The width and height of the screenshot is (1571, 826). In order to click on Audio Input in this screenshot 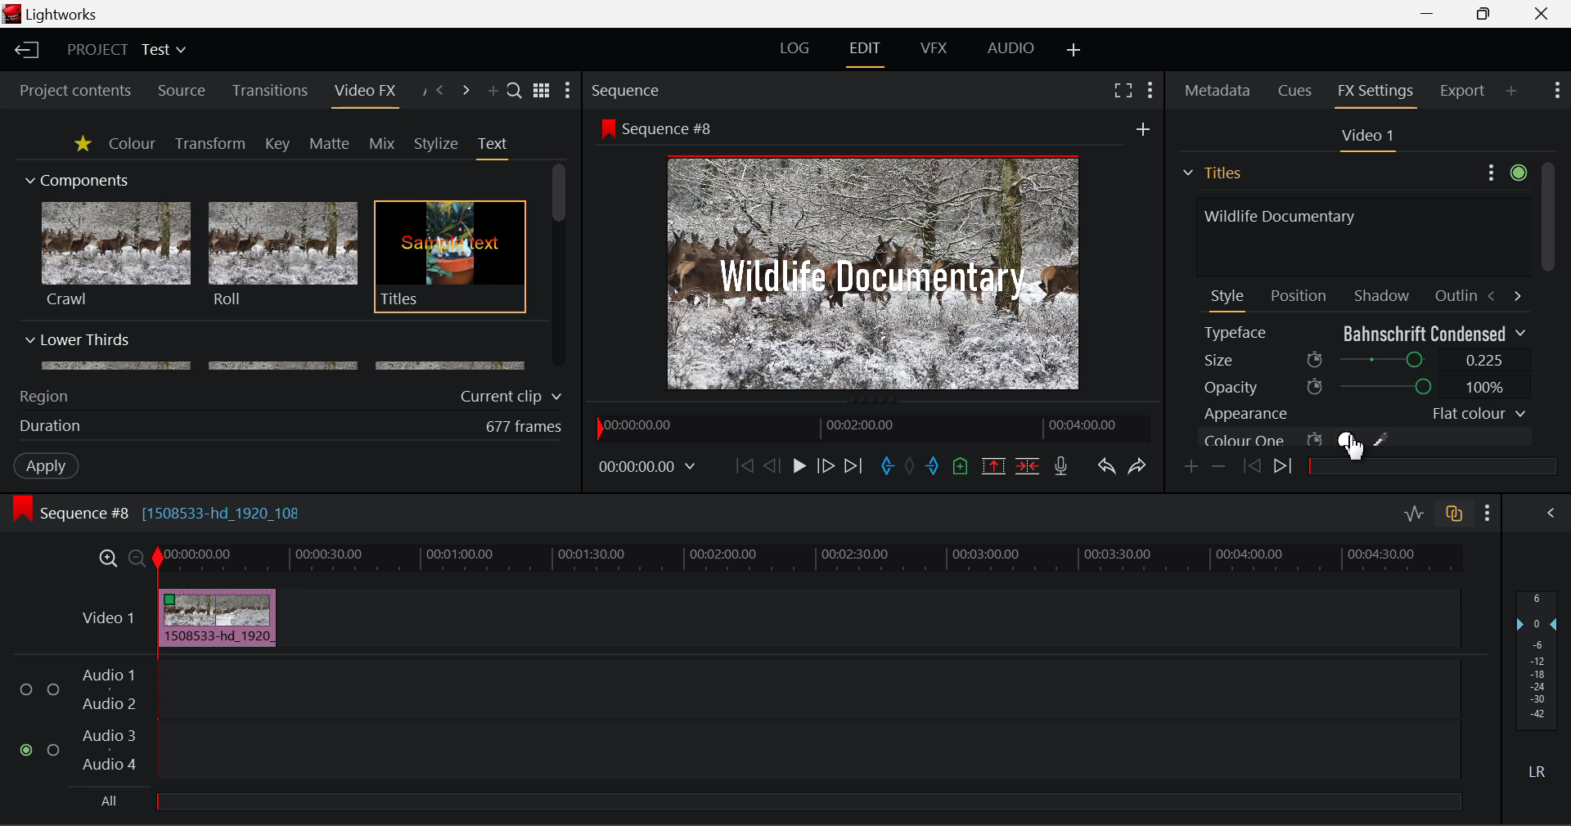, I will do `click(802, 722)`.